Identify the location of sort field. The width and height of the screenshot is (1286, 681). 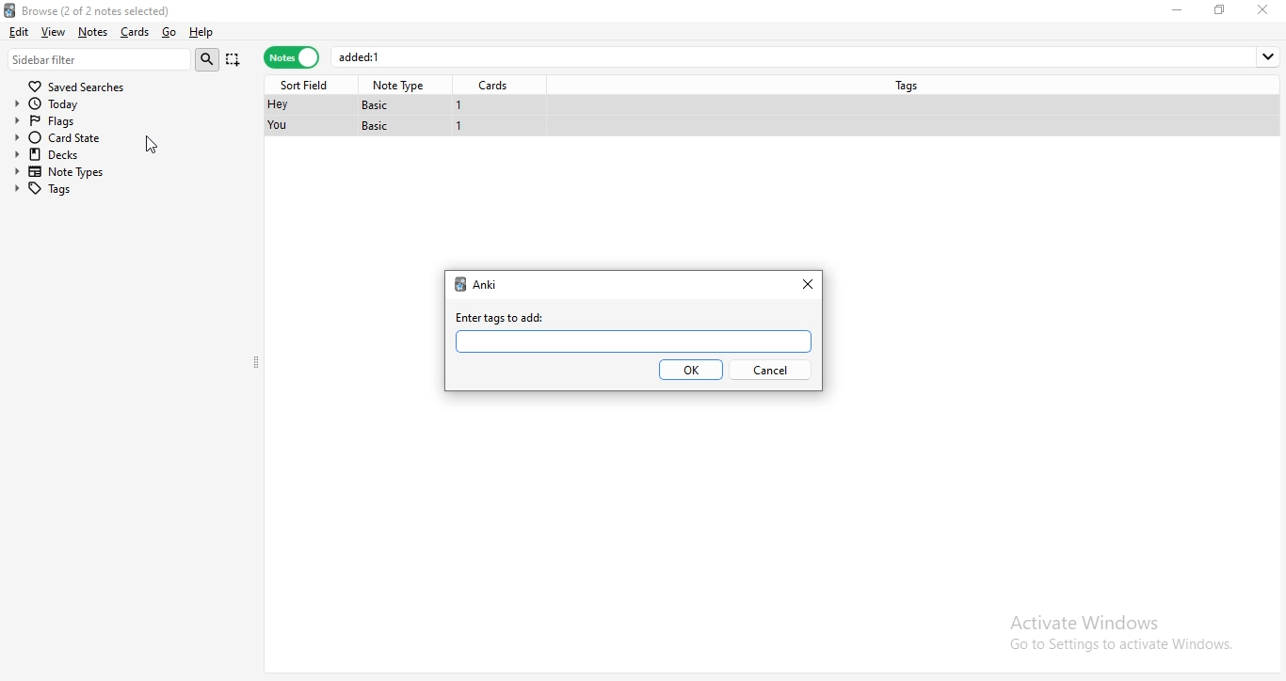
(308, 84).